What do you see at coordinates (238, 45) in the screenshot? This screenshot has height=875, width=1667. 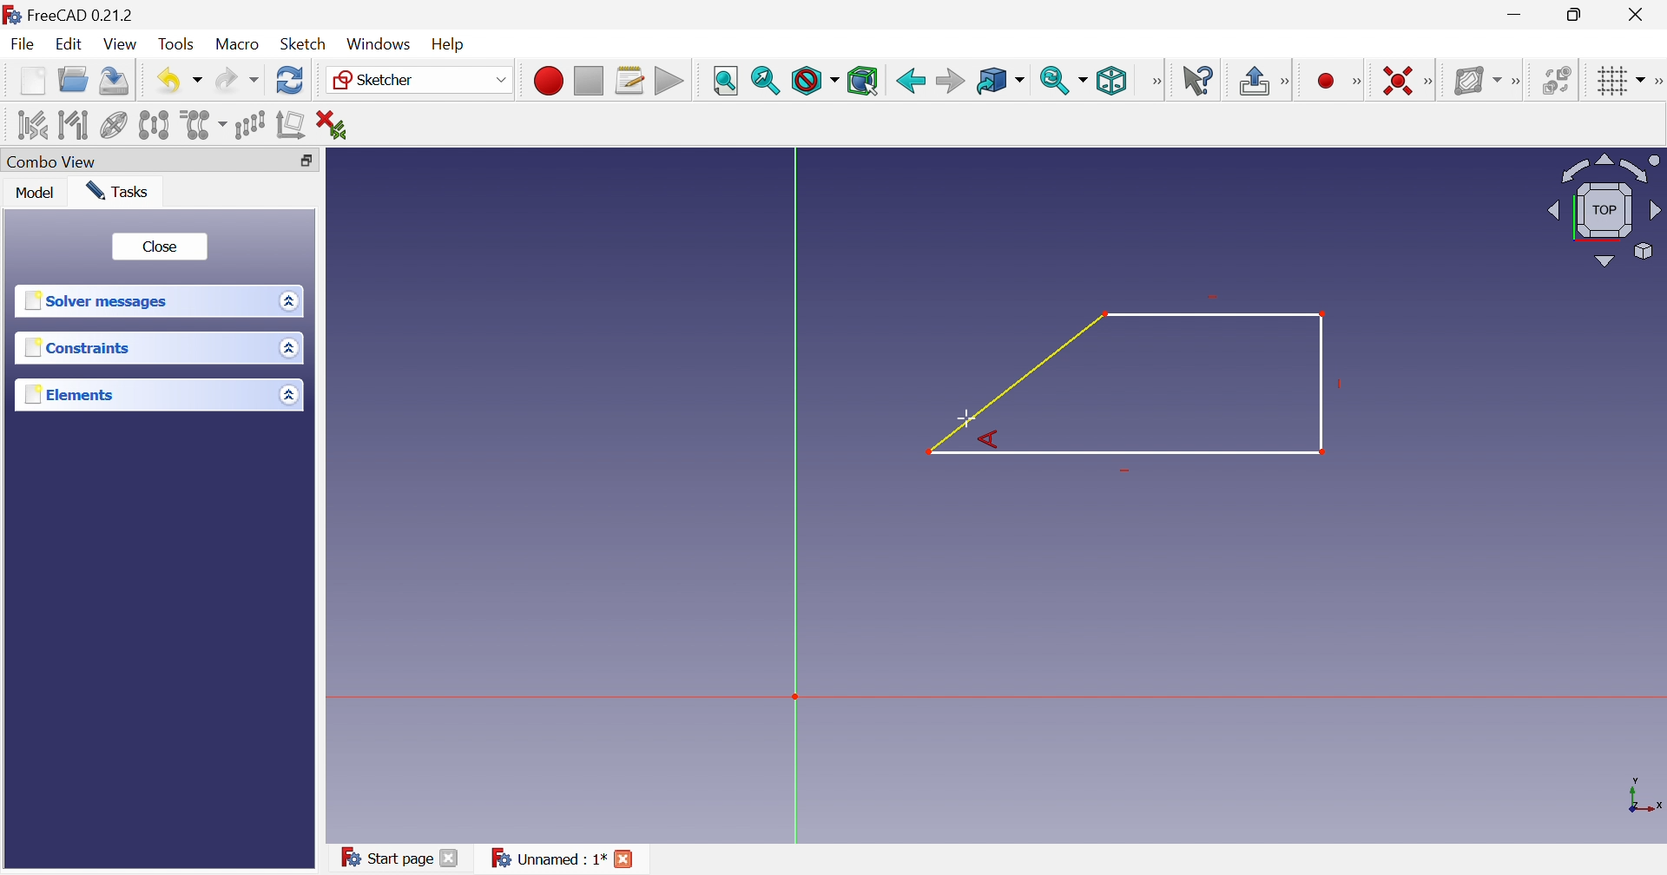 I see `Macro` at bounding box center [238, 45].